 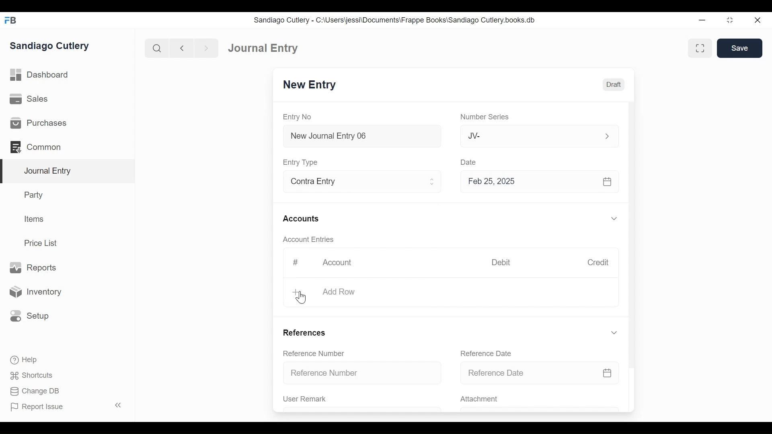 I want to click on Close, so click(x=759, y=20).